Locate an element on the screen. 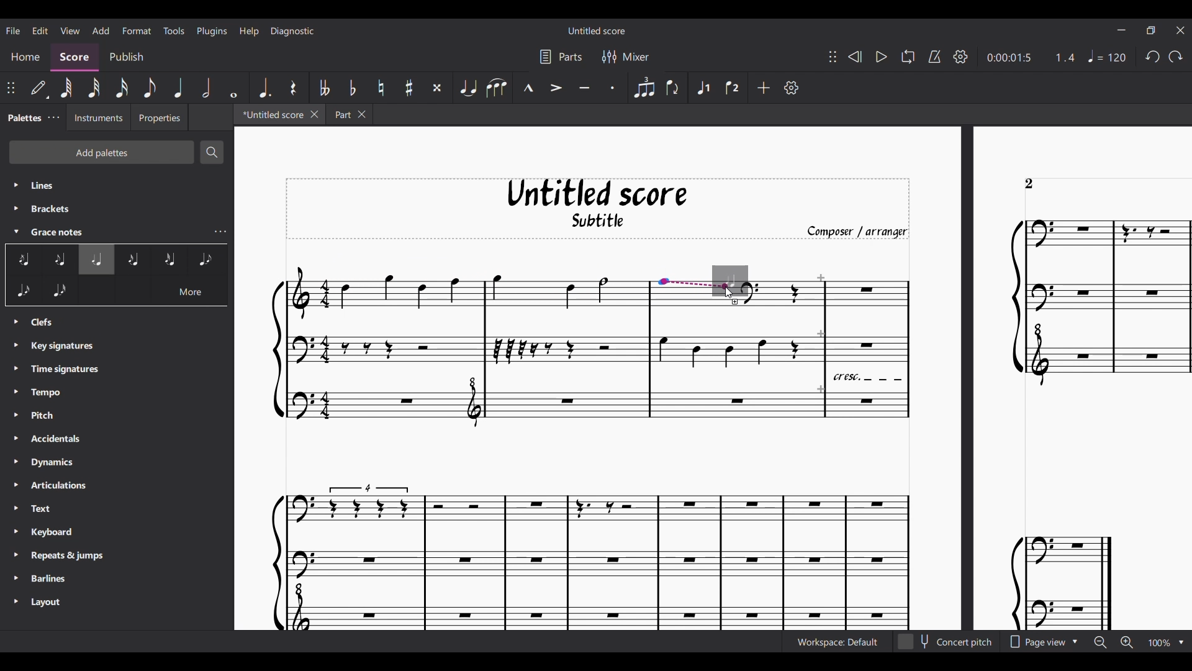  Metronome is located at coordinates (934, 57).